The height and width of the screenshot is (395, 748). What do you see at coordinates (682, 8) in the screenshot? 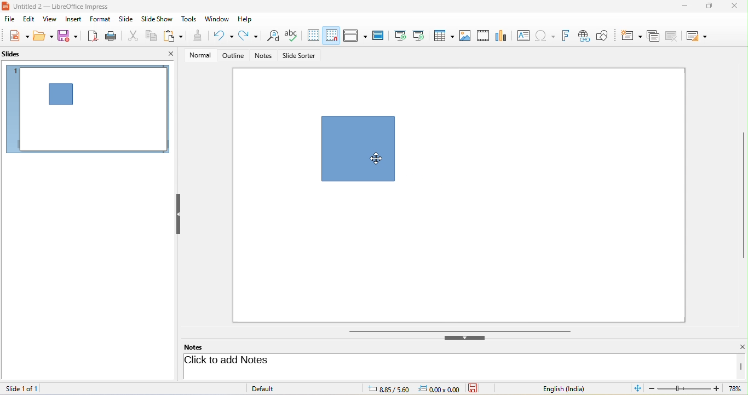
I see `minimize` at bounding box center [682, 8].